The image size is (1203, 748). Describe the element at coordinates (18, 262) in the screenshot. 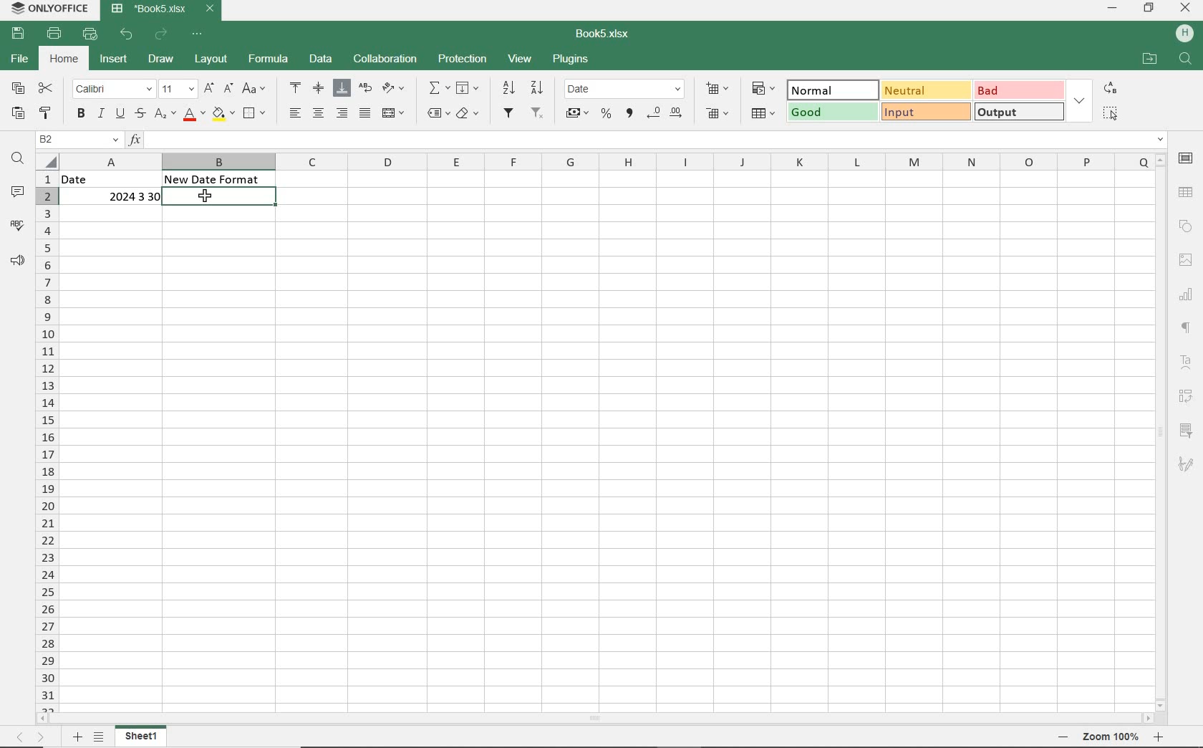

I see `FEEDBACK & SUPPORT` at that location.